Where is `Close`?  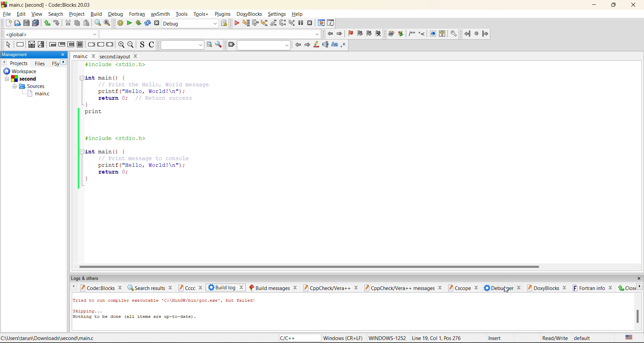 Close is located at coordinates (627, 288).